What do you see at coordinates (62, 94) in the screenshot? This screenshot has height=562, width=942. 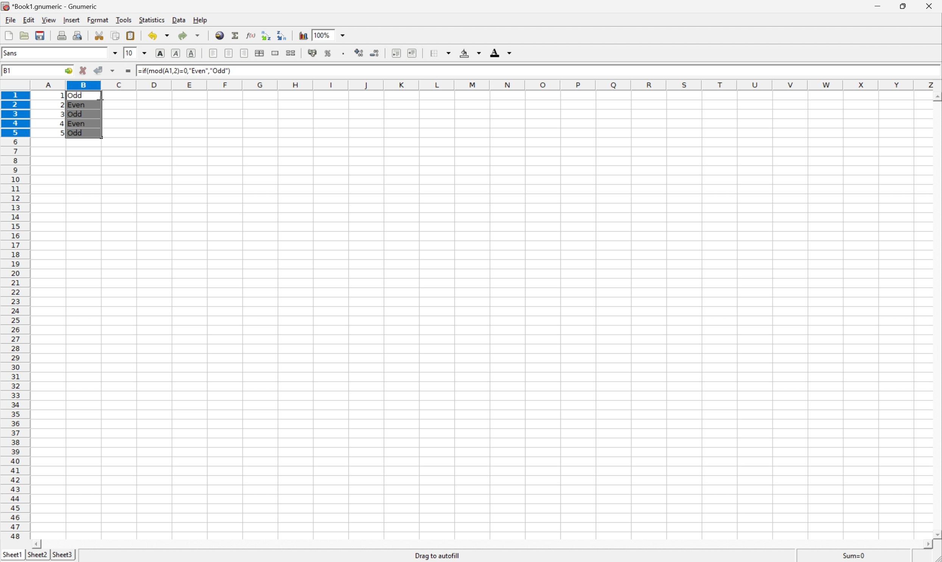 I see `` at bounding box center [62, 94].